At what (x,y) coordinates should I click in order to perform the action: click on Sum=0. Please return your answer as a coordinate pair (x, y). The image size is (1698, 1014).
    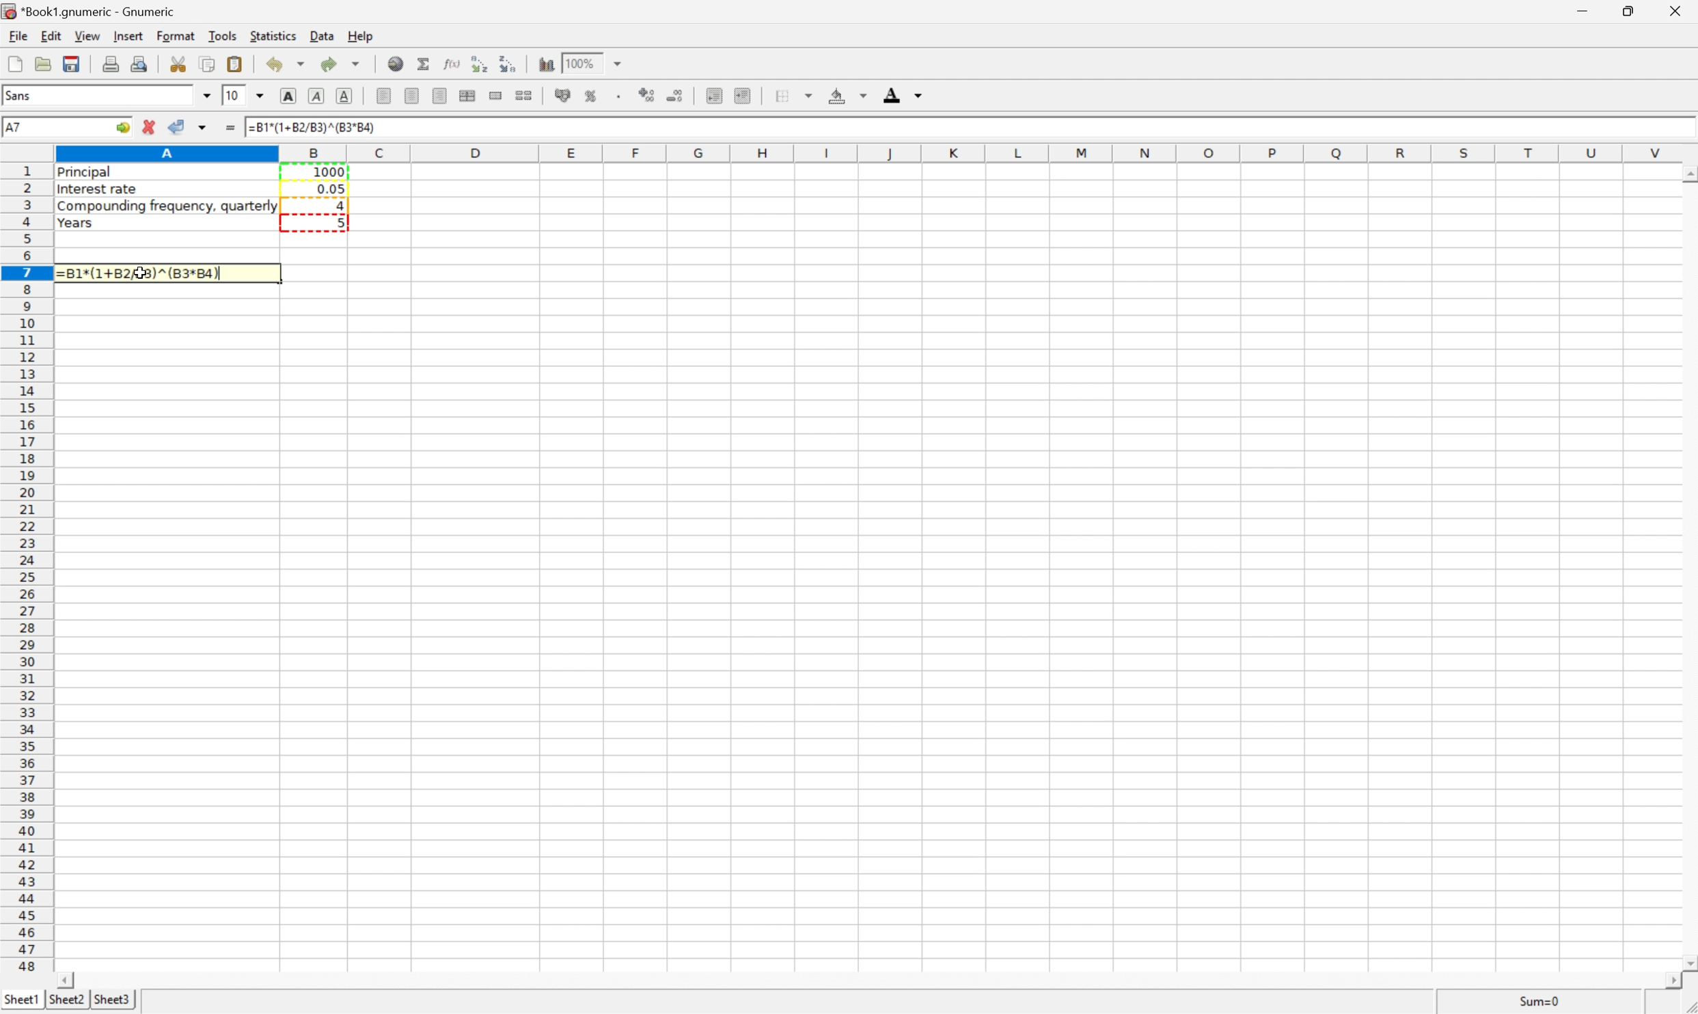
    Looking at the image, I should click on (1540, 1001).